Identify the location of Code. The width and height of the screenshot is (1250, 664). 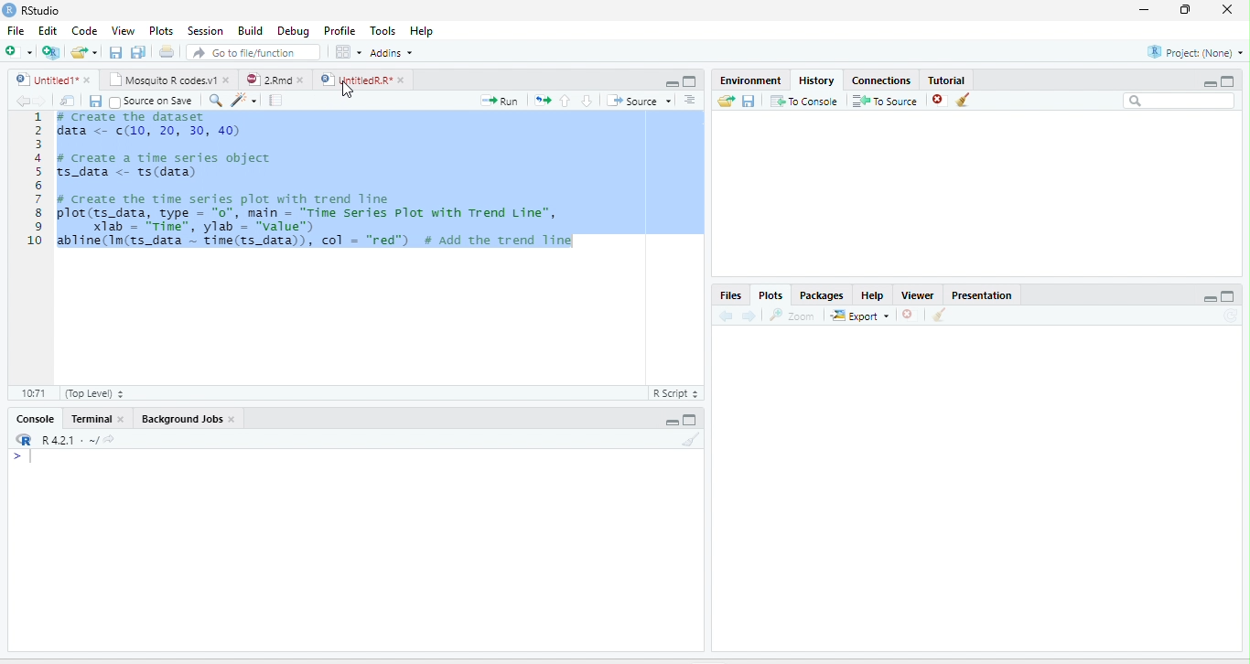
(85, 30).